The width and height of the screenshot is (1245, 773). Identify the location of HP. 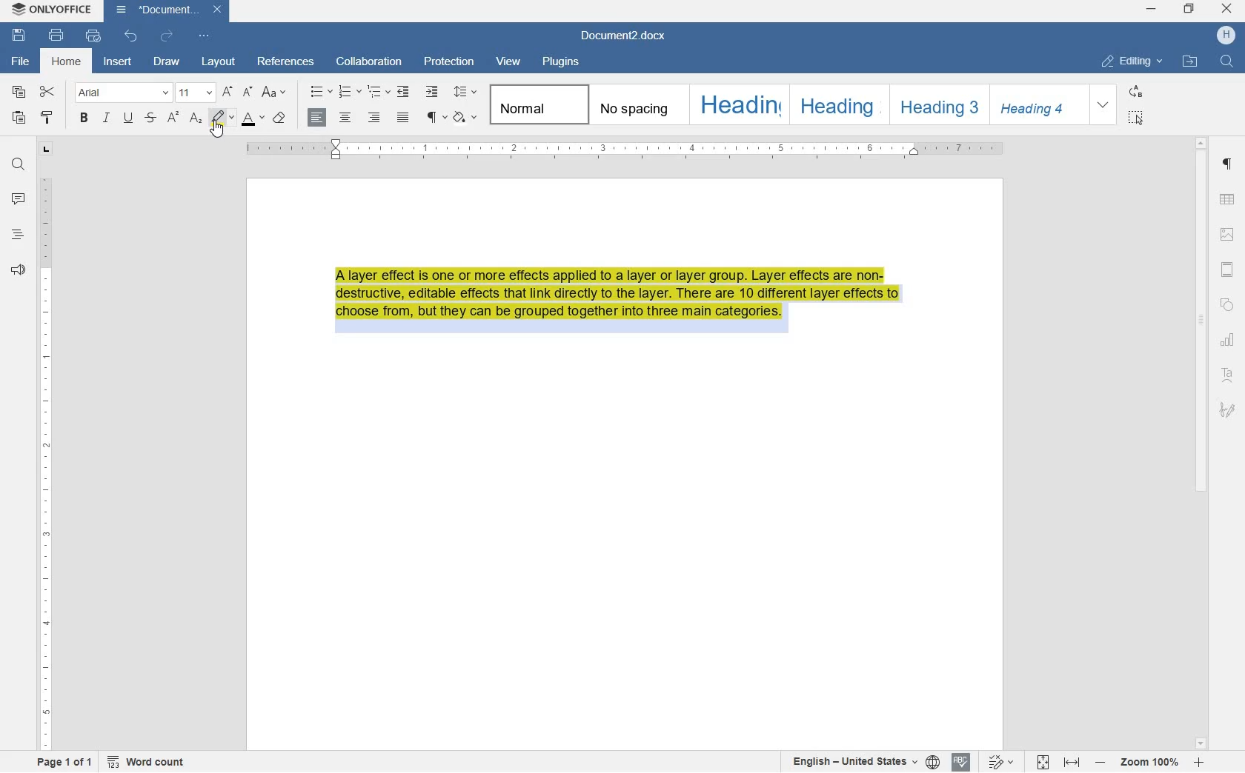
(1226, 36).